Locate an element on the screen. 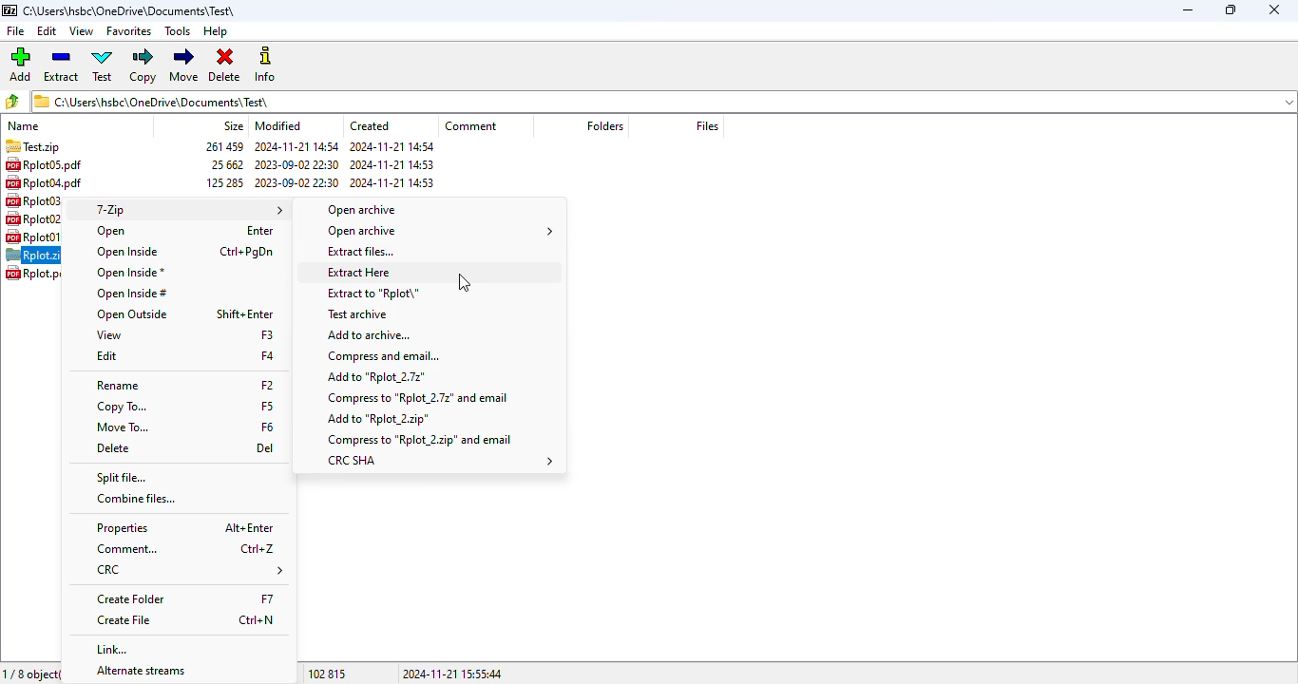  open archive is located at coordinates (442, 231).